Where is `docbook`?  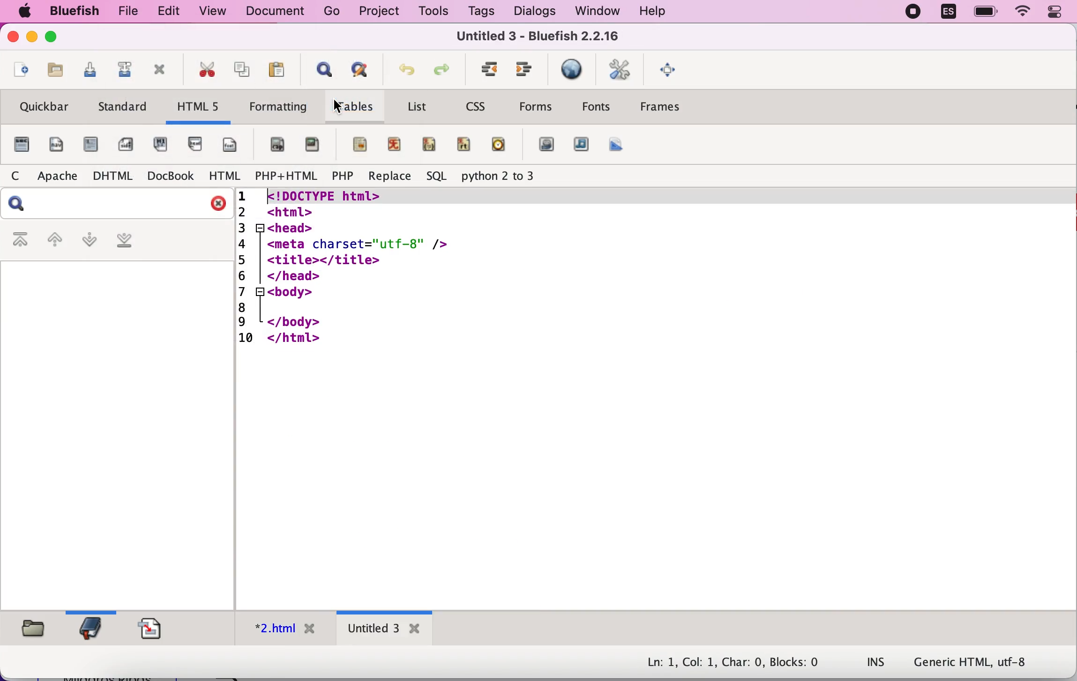 docbook is located at coordinates (169, 175).